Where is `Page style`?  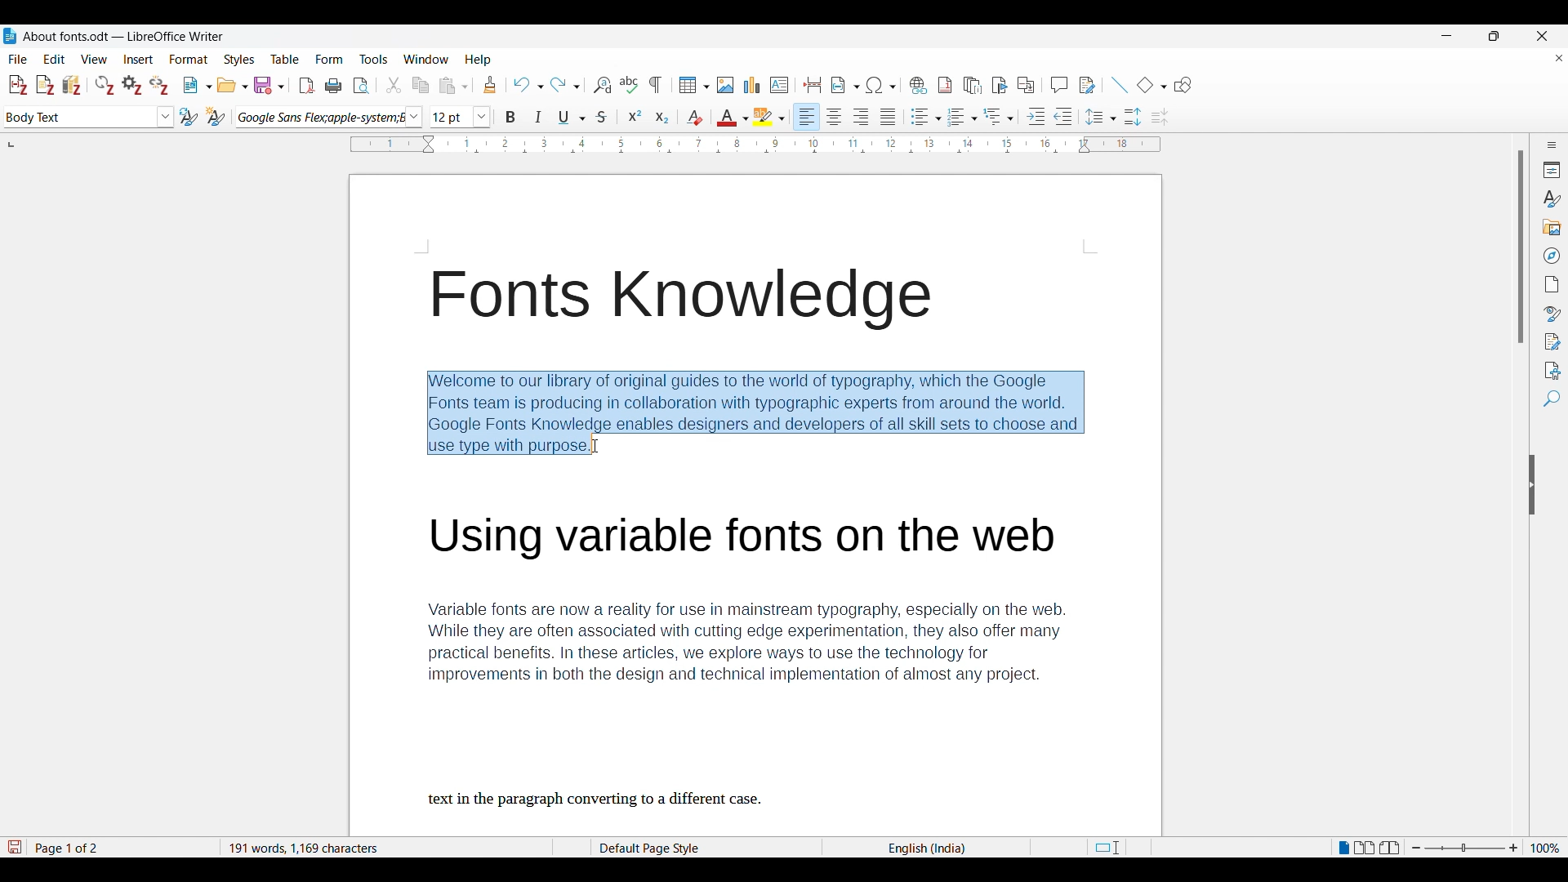 Page style is located at coordinates (675, 848).